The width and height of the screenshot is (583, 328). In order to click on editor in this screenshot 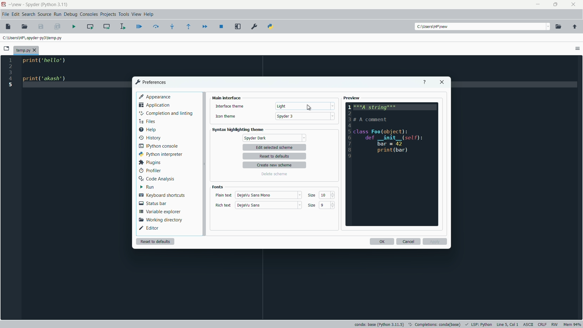, I will do `click(150, 228)`.